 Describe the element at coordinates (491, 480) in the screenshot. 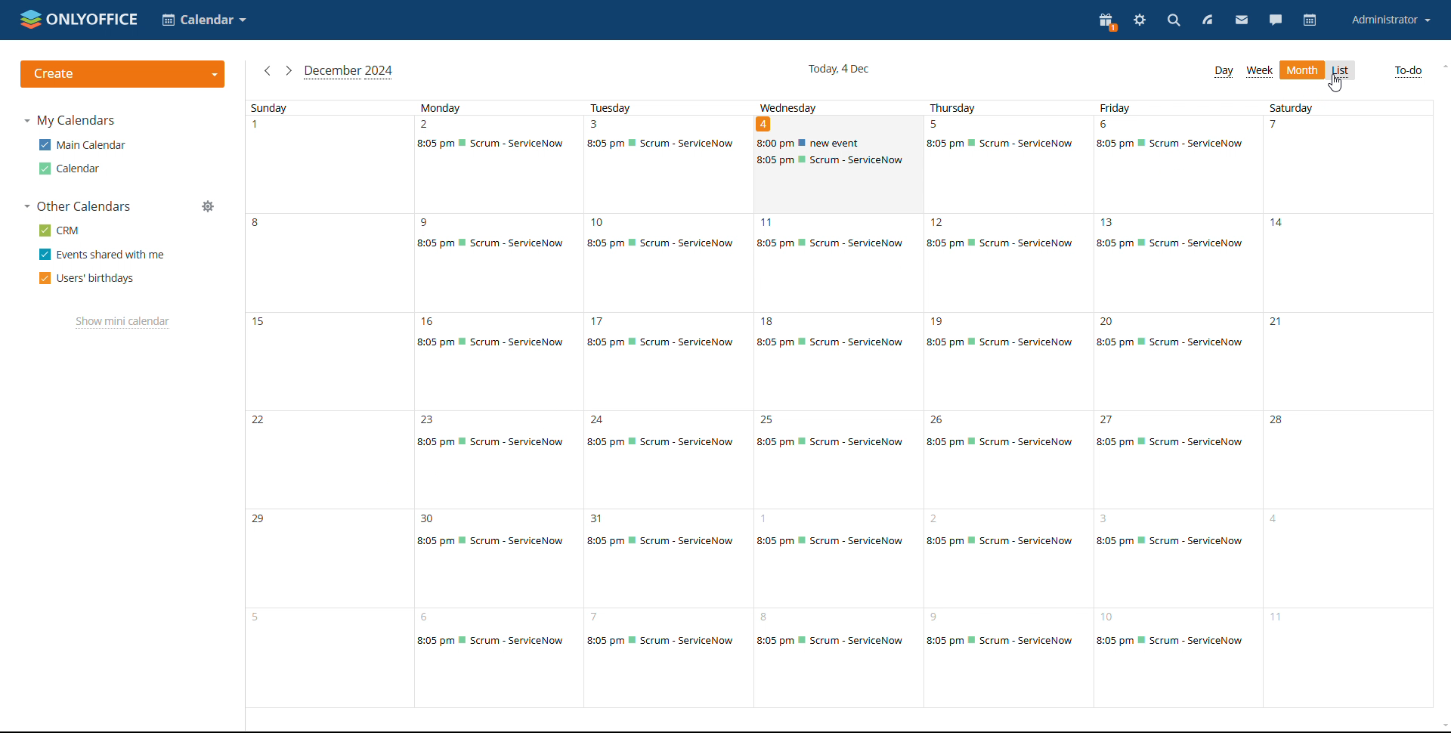

I see `monday` at that location.